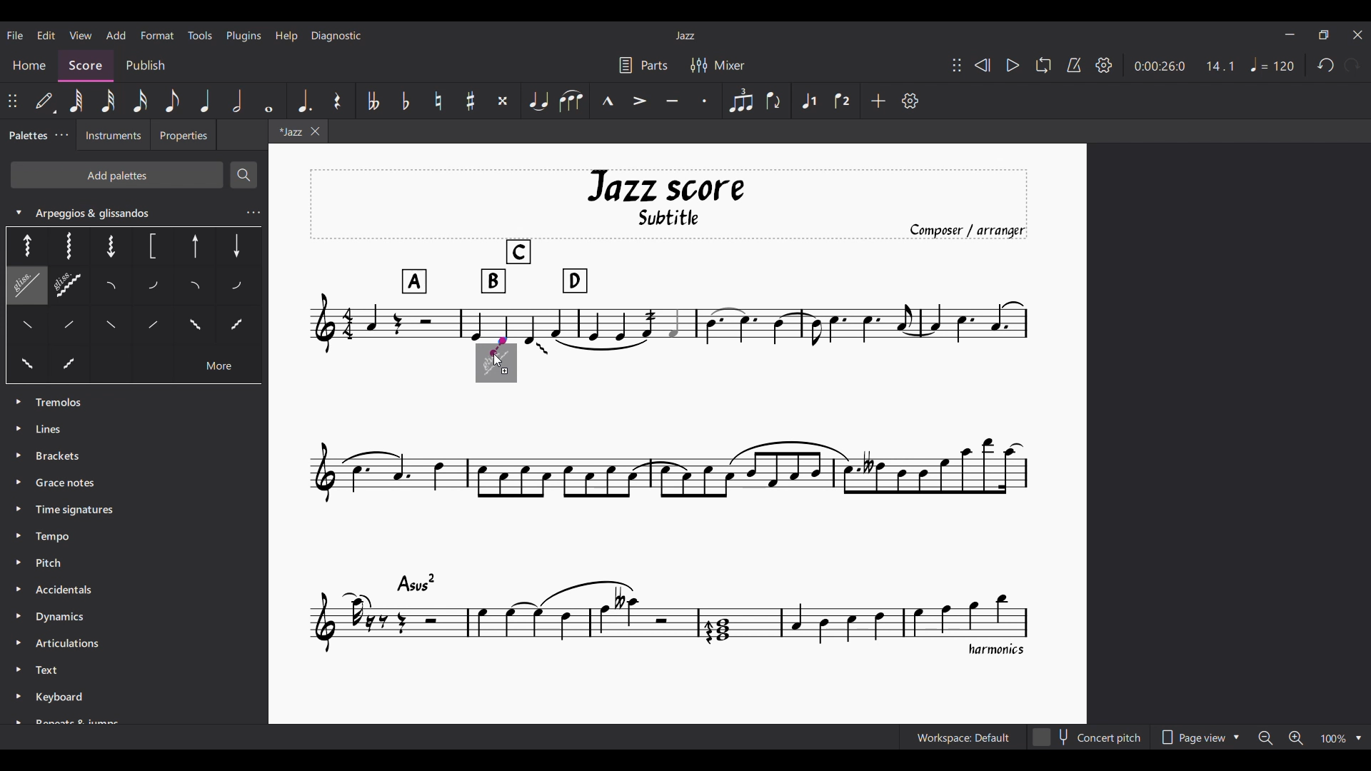 The width and height of the screenshot is (1371, 771). What do you see at coordinates (54, 538) in the screenshot?
I see `Tempo` at bounding box center [54, 538].